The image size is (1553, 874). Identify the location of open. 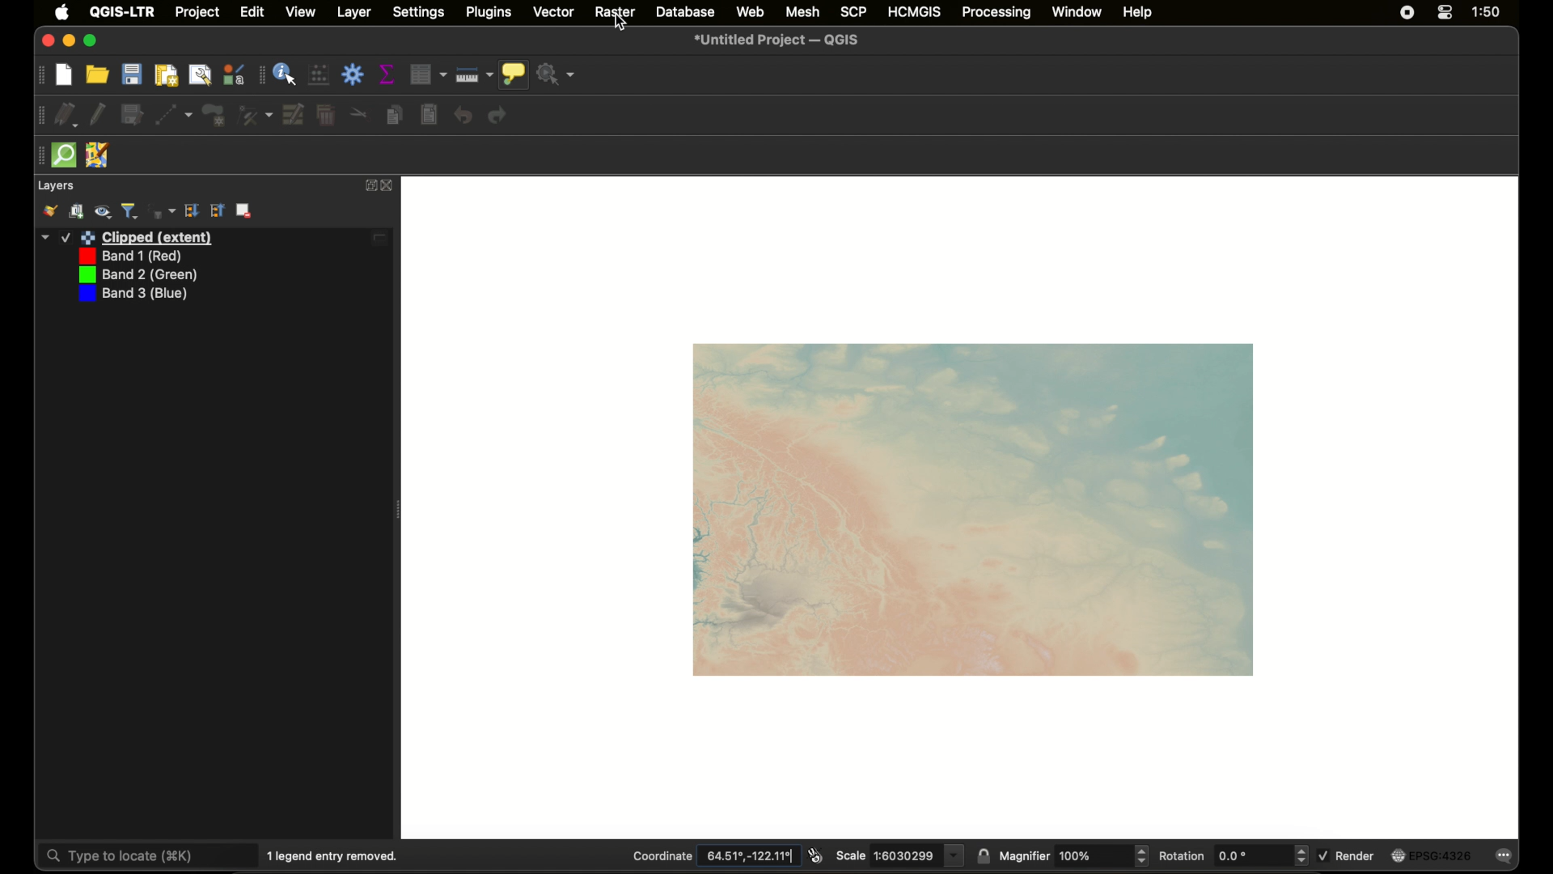
(97, 74).